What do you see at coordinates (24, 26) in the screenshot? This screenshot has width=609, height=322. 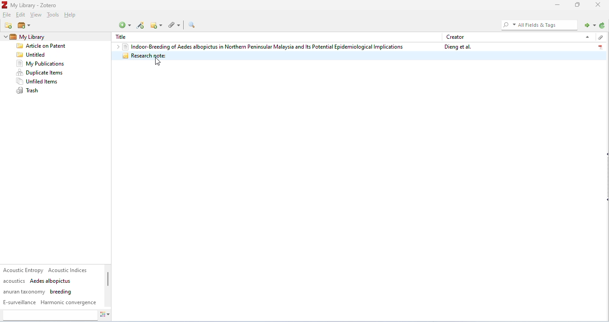 I see `new library` at bounding box center [24, 26].